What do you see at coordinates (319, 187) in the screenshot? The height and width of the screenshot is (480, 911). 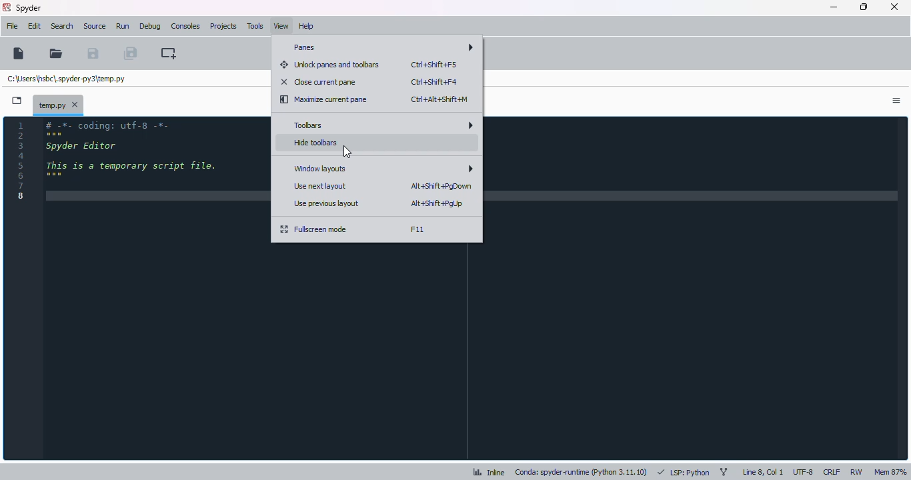 I see `use next layout` at bounding box center [319, 187].